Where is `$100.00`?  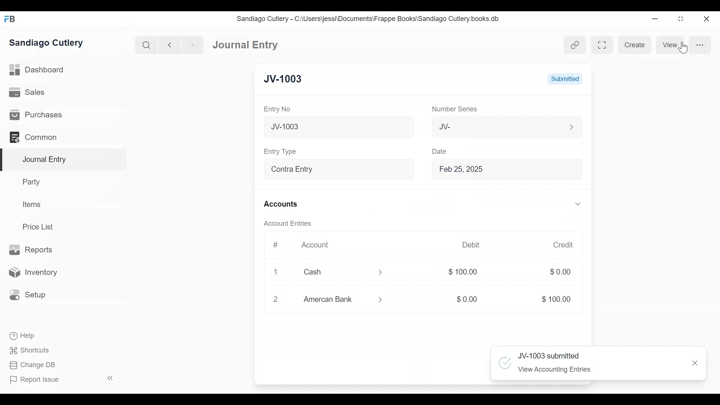 $100.00 is located at coordinates (553, 299).